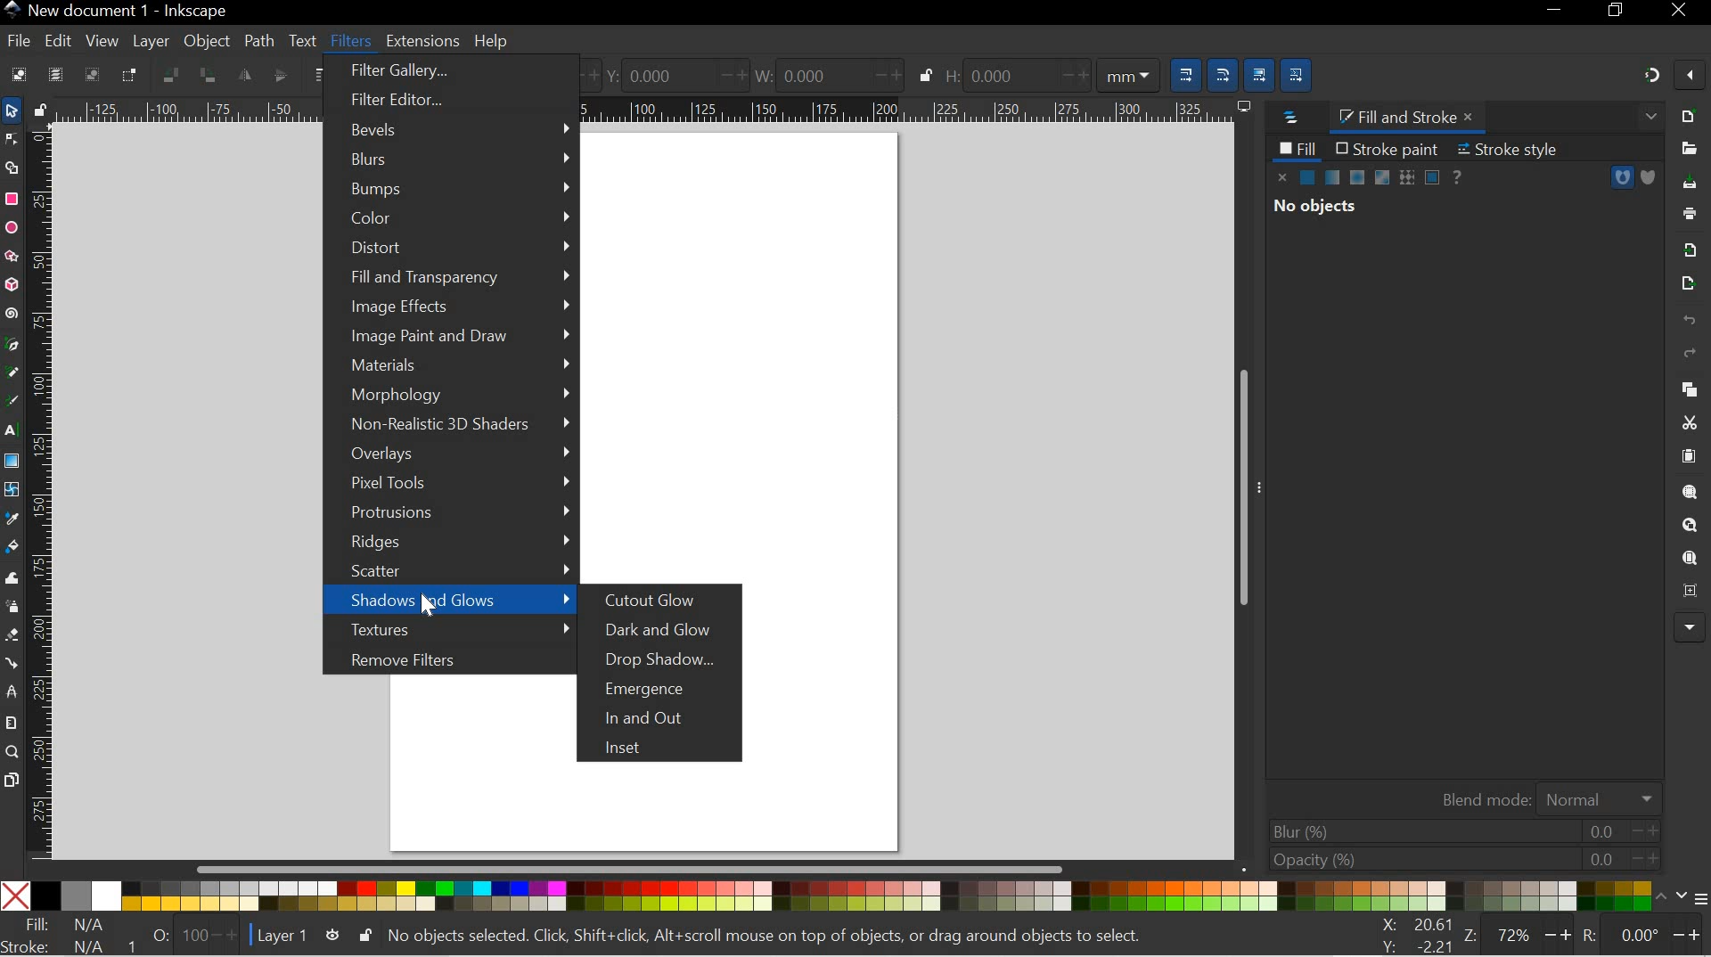  Describe the element at coordinates (1387, 148) in the screenshot. I see `STROKE PAINT` at that location.